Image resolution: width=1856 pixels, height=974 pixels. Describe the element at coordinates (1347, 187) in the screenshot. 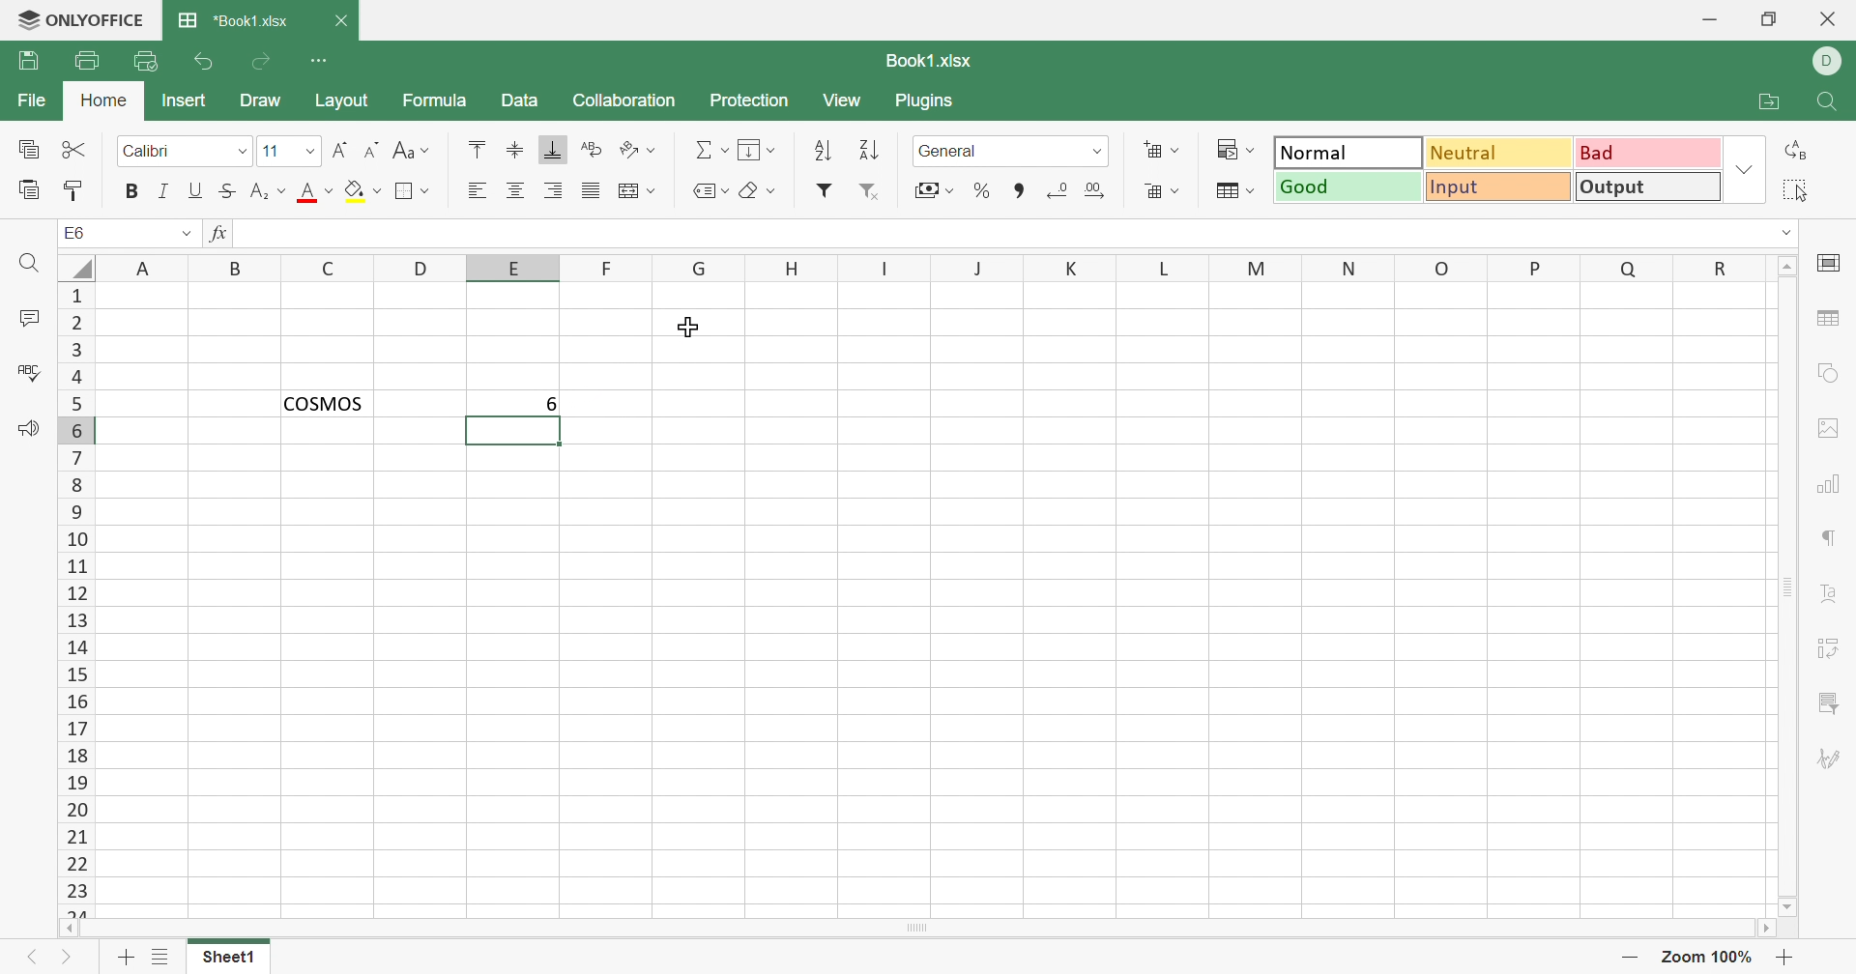

I see `Good` at that location.